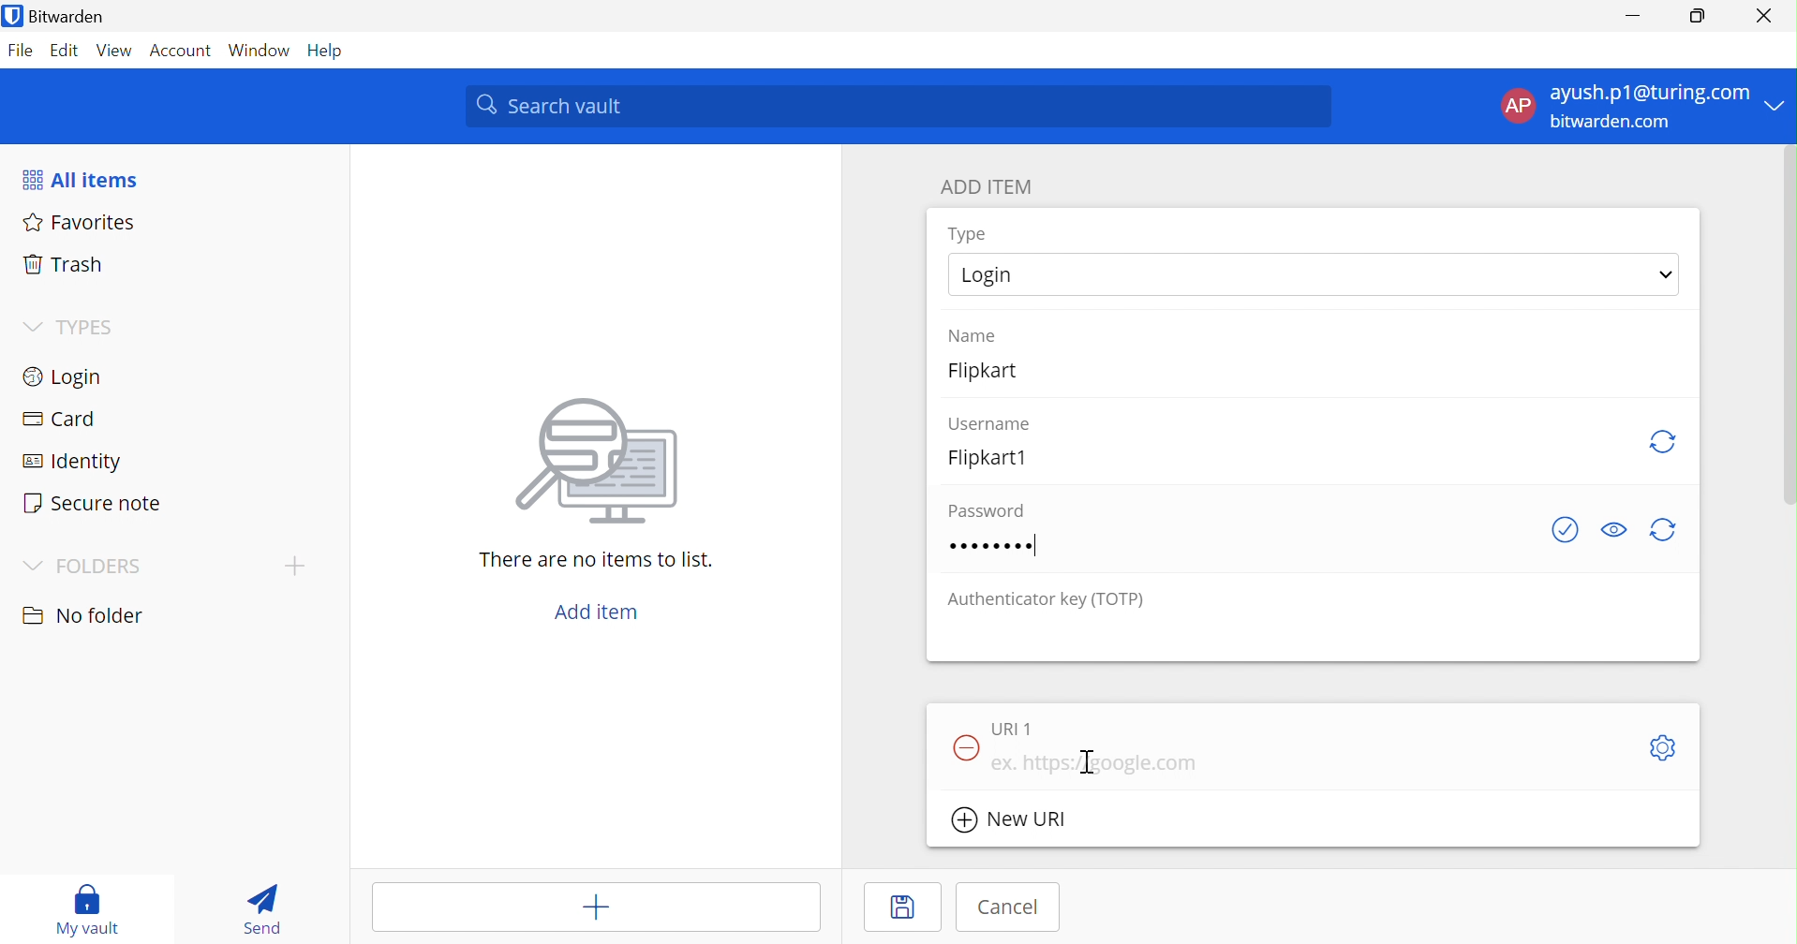 The height and width of the screenshot is (944, 1797). I want to click on Toggle Visibility, so click(1618, 527).